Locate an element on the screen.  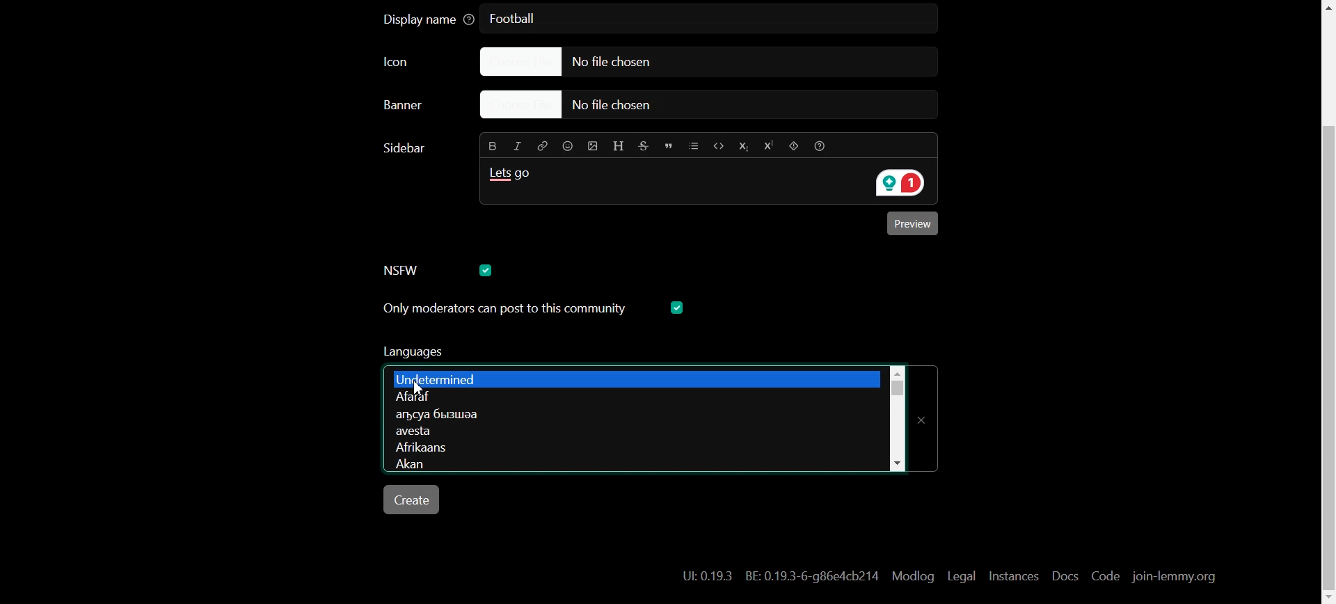
Italic is located at coordinates (518, 145).